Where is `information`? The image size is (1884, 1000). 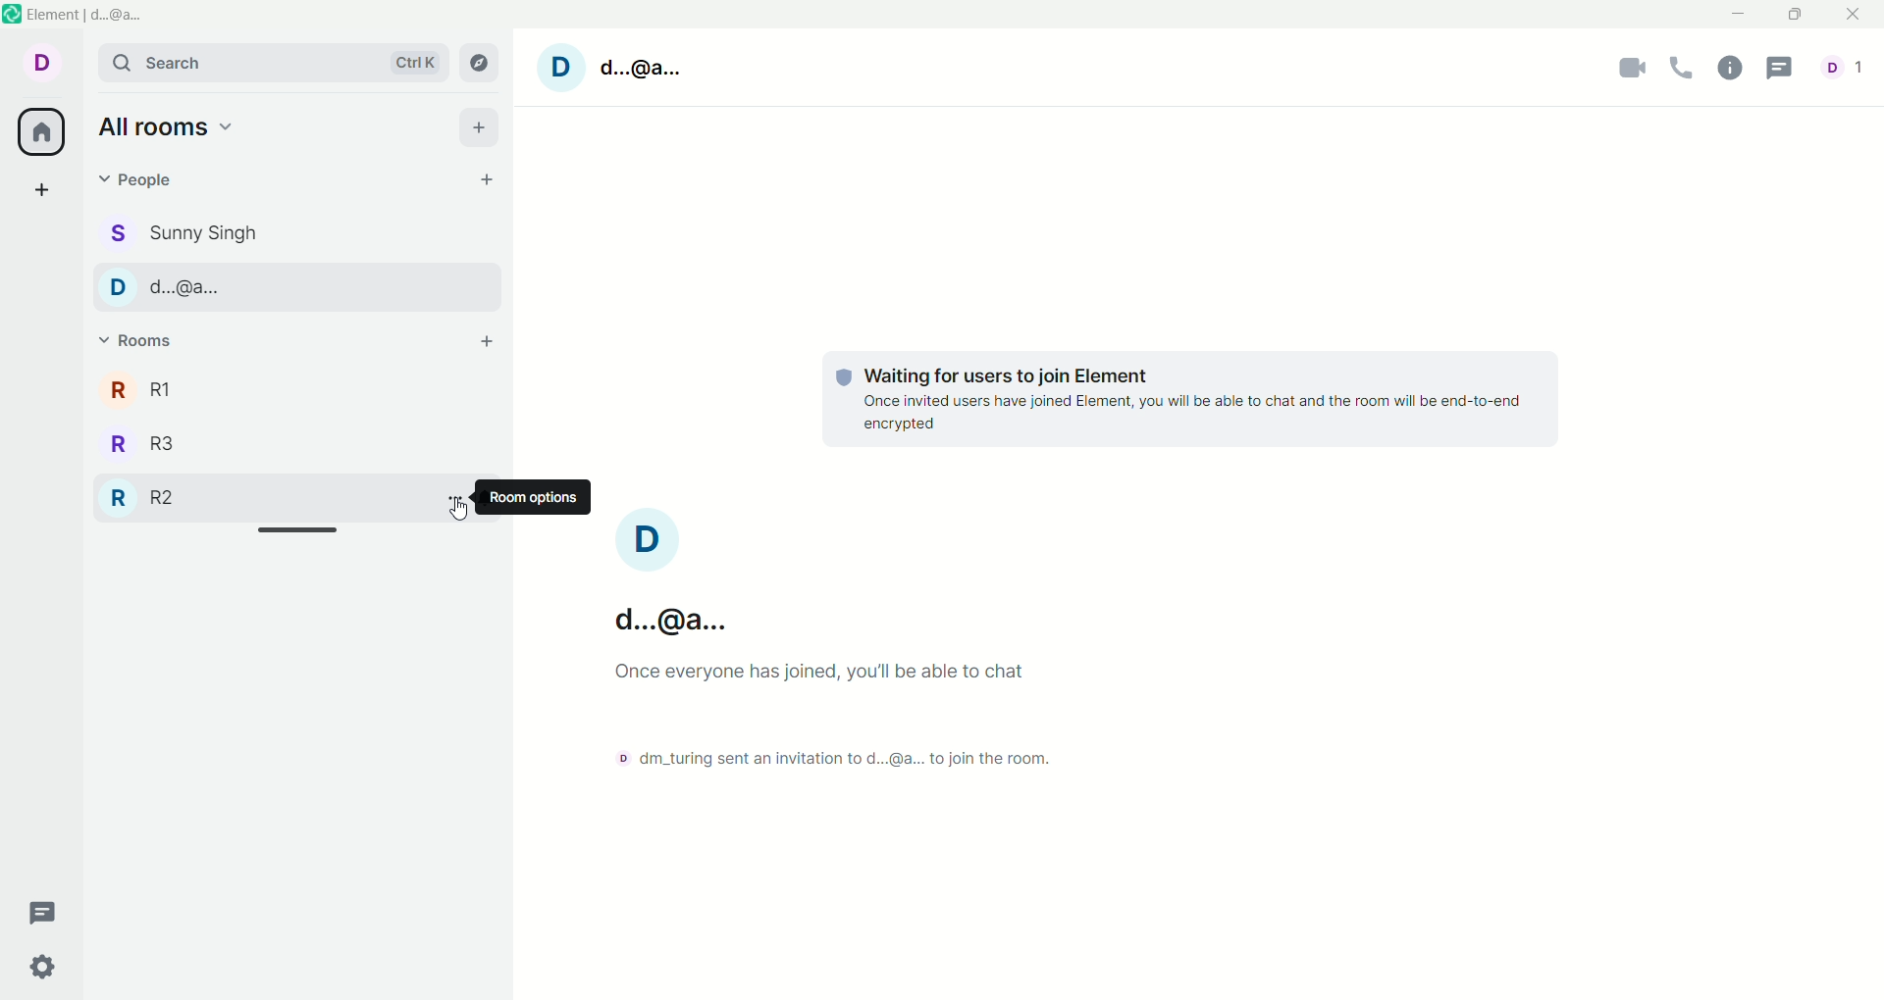
information is located at coordinates (1729, 70).